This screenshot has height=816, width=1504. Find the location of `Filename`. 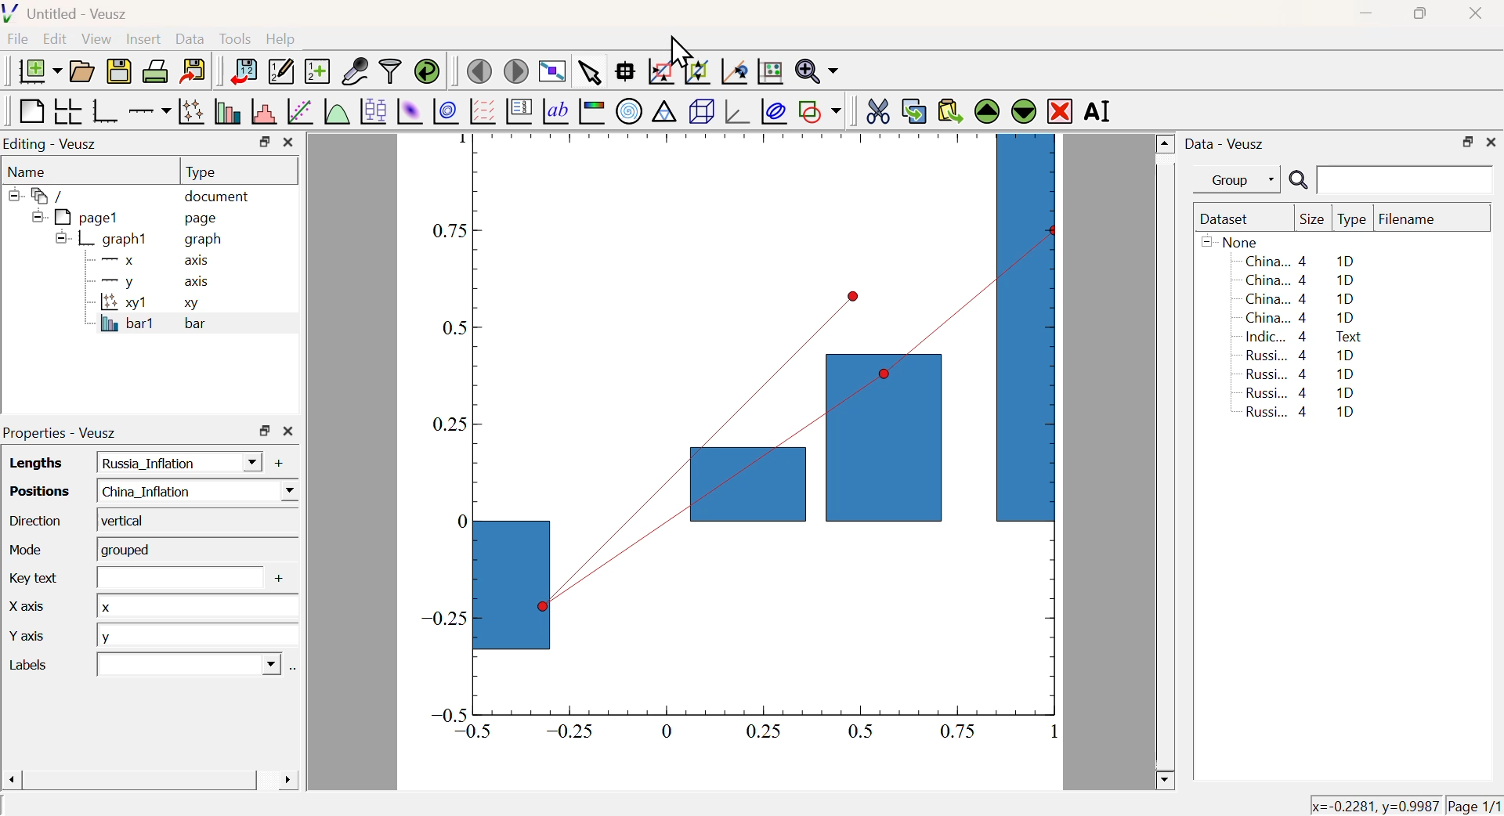

Filename is located at coordinates (1415, 220).